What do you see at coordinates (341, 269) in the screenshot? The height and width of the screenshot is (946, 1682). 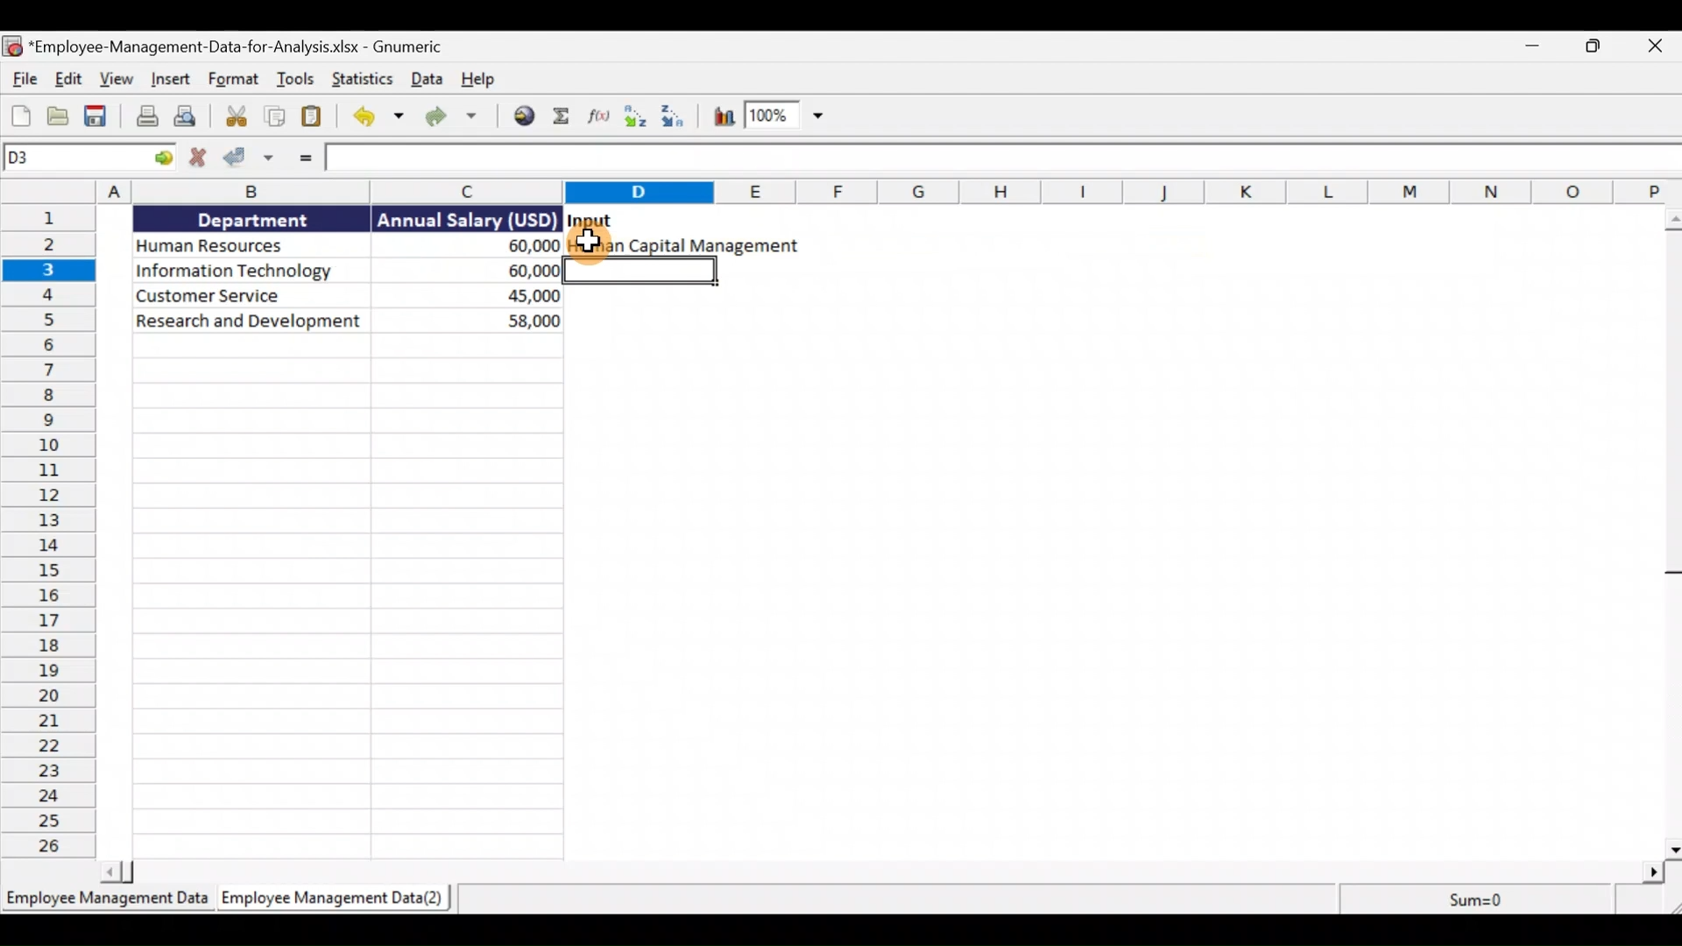 I see `Data` at bounding box center [341, 269].